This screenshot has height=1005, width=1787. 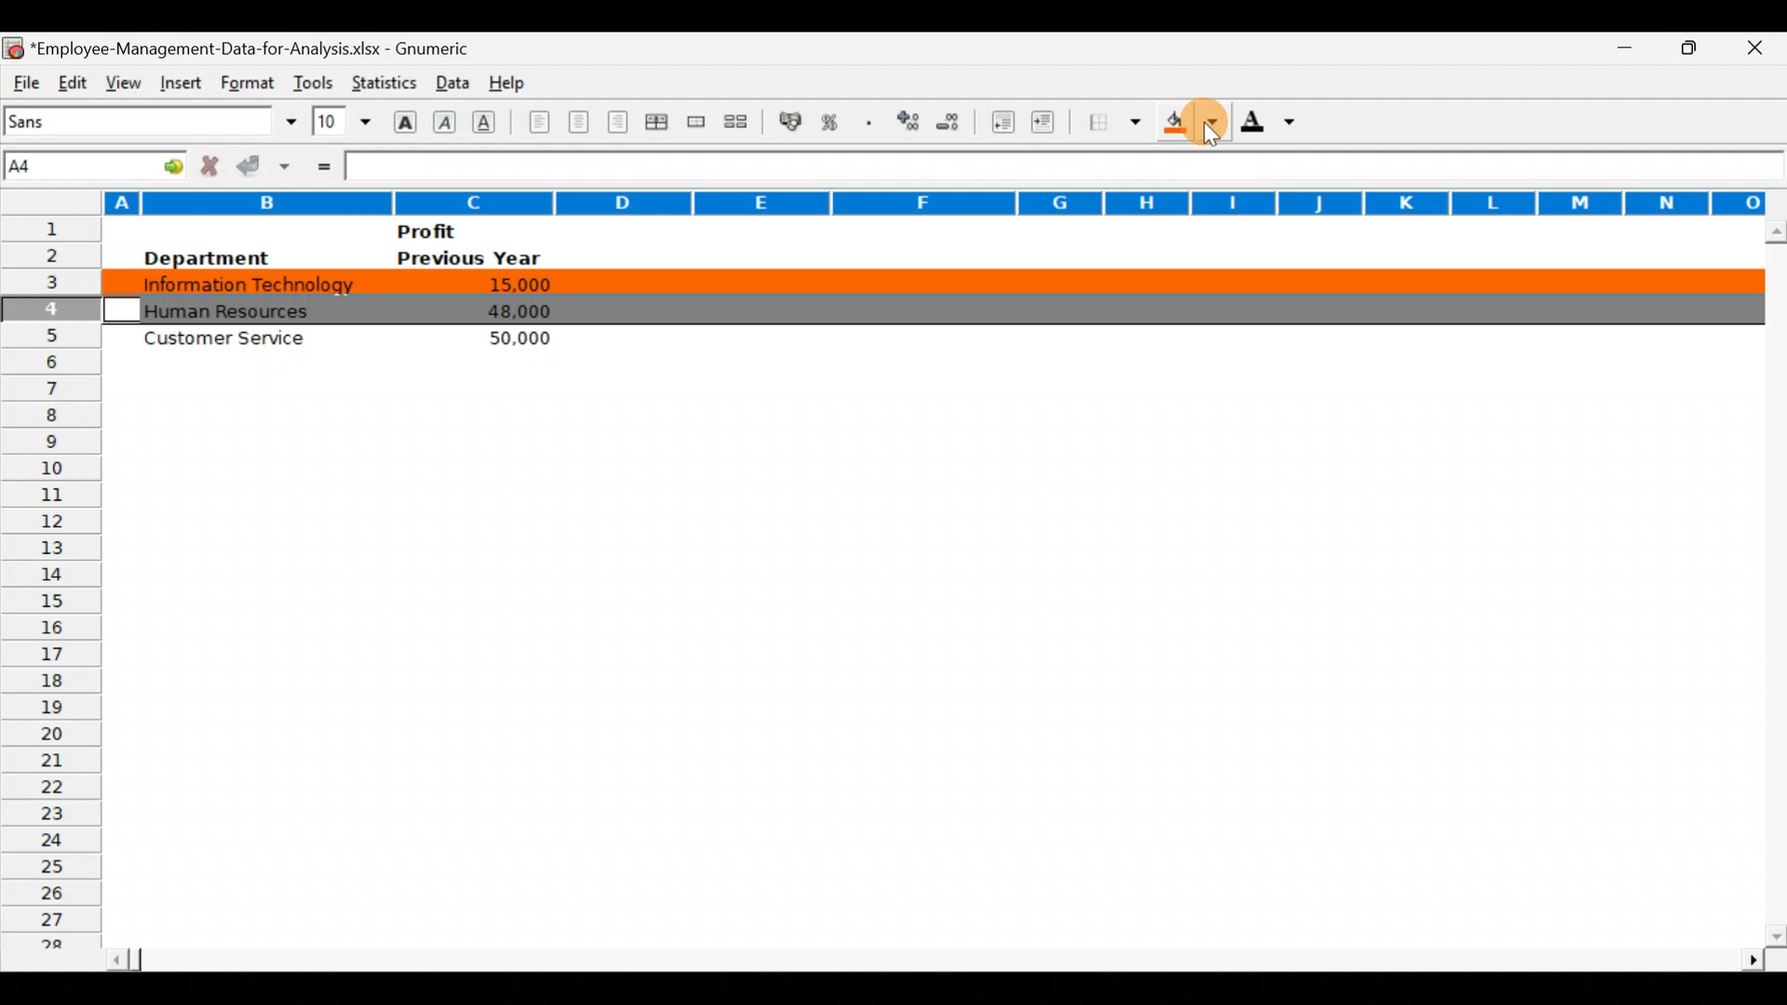 I want to click on File, so click(x=24, y=80).